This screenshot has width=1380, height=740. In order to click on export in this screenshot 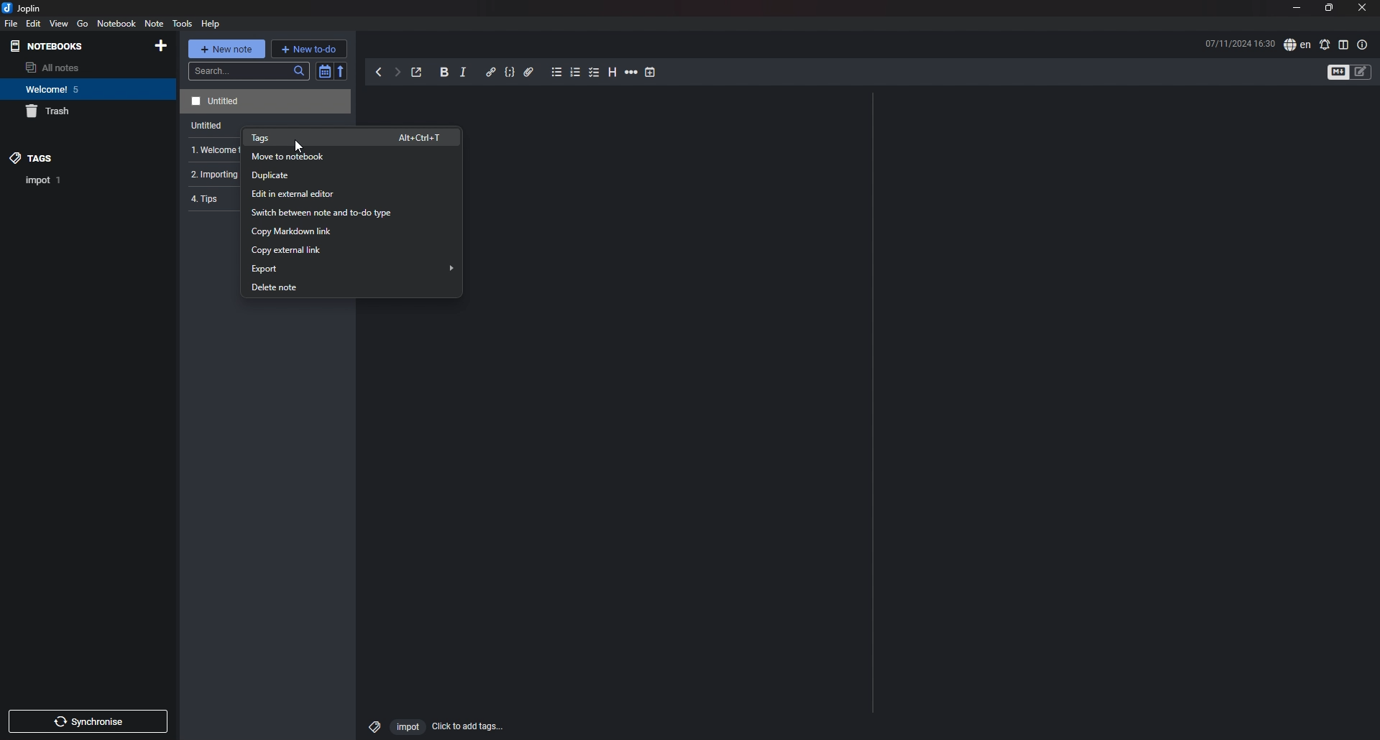, I will do `click(353, 268)`.